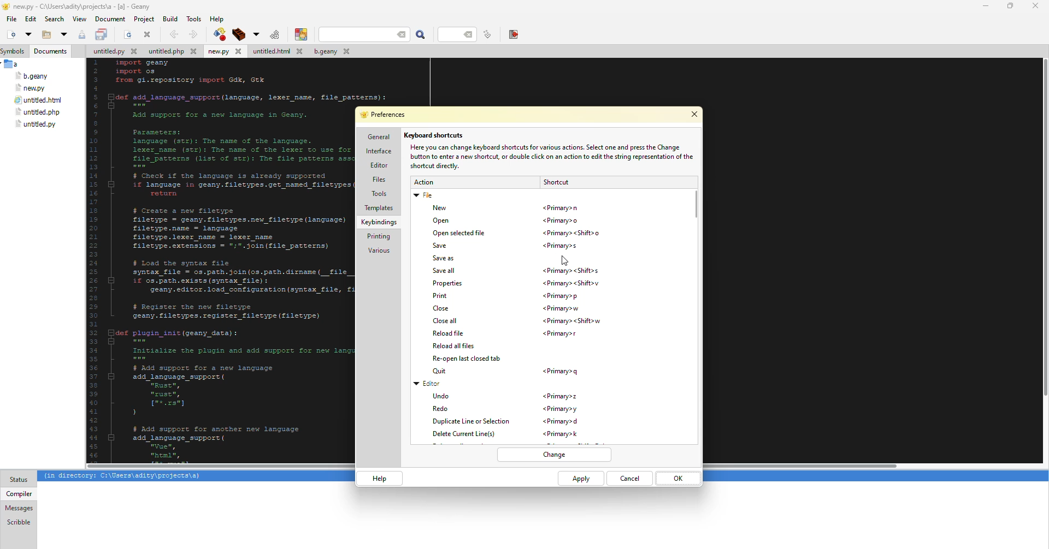  Describe the element at coordinates (11, 19) in the screenshot. I see `file` at that location.